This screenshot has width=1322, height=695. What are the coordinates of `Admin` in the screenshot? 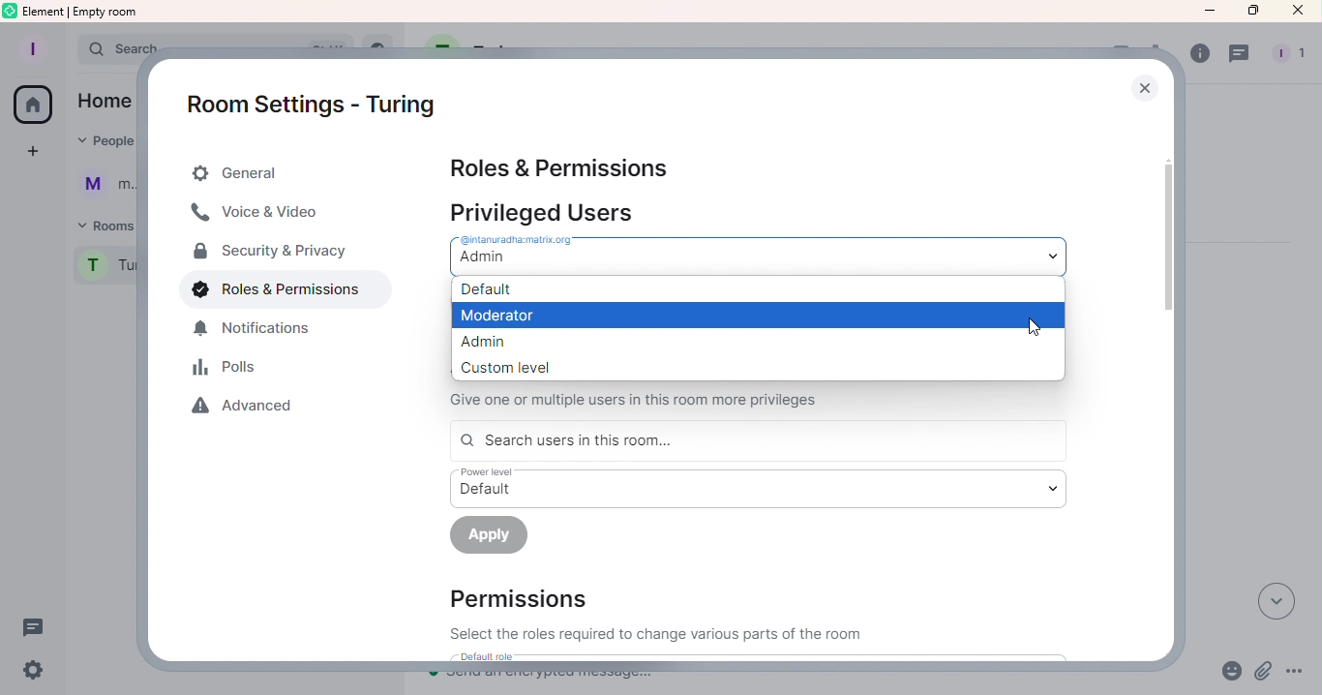 It's located at (731, 341).